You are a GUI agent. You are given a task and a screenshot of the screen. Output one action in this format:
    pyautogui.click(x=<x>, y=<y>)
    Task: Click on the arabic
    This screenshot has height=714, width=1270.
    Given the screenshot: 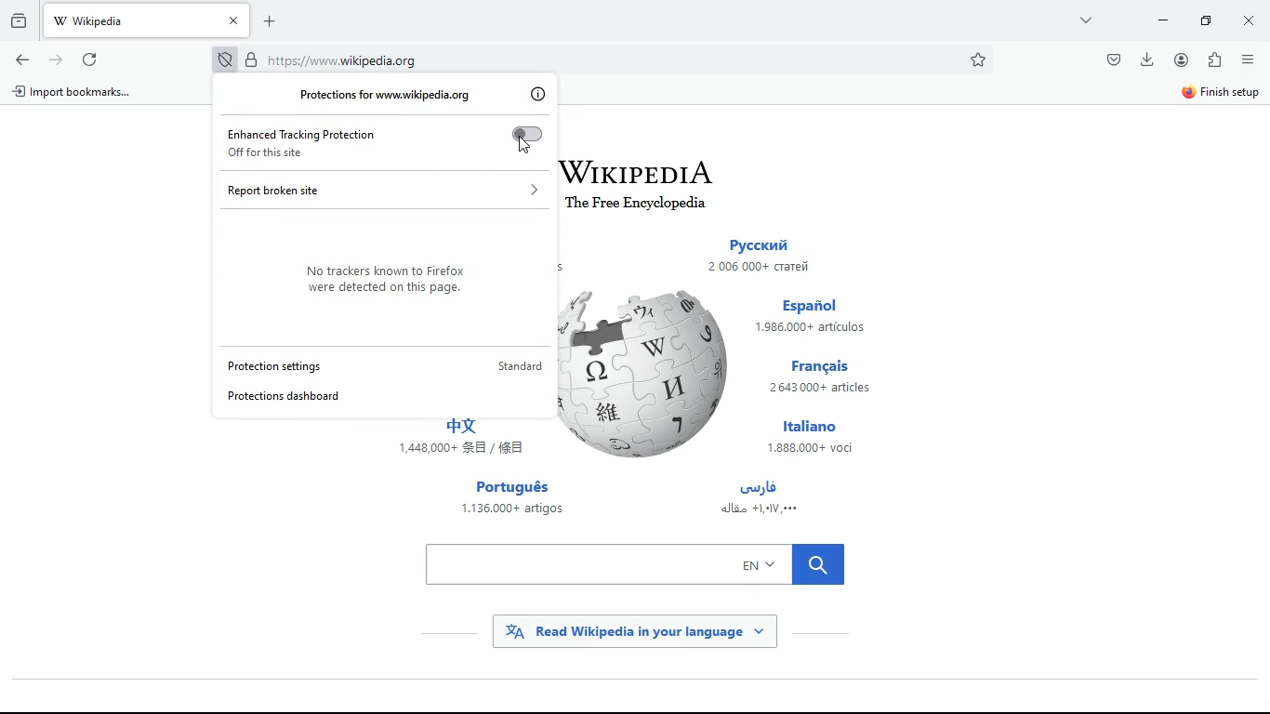 What is the action you would take?
    pyautogui.click(x=770, y=503)
    